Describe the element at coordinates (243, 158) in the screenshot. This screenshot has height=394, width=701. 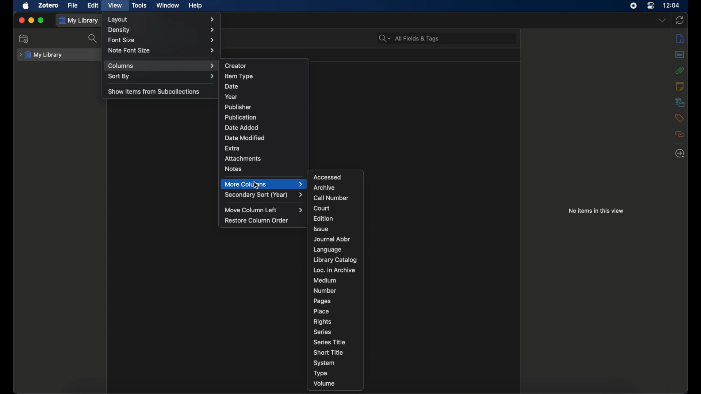
I see `attachments` at that location.